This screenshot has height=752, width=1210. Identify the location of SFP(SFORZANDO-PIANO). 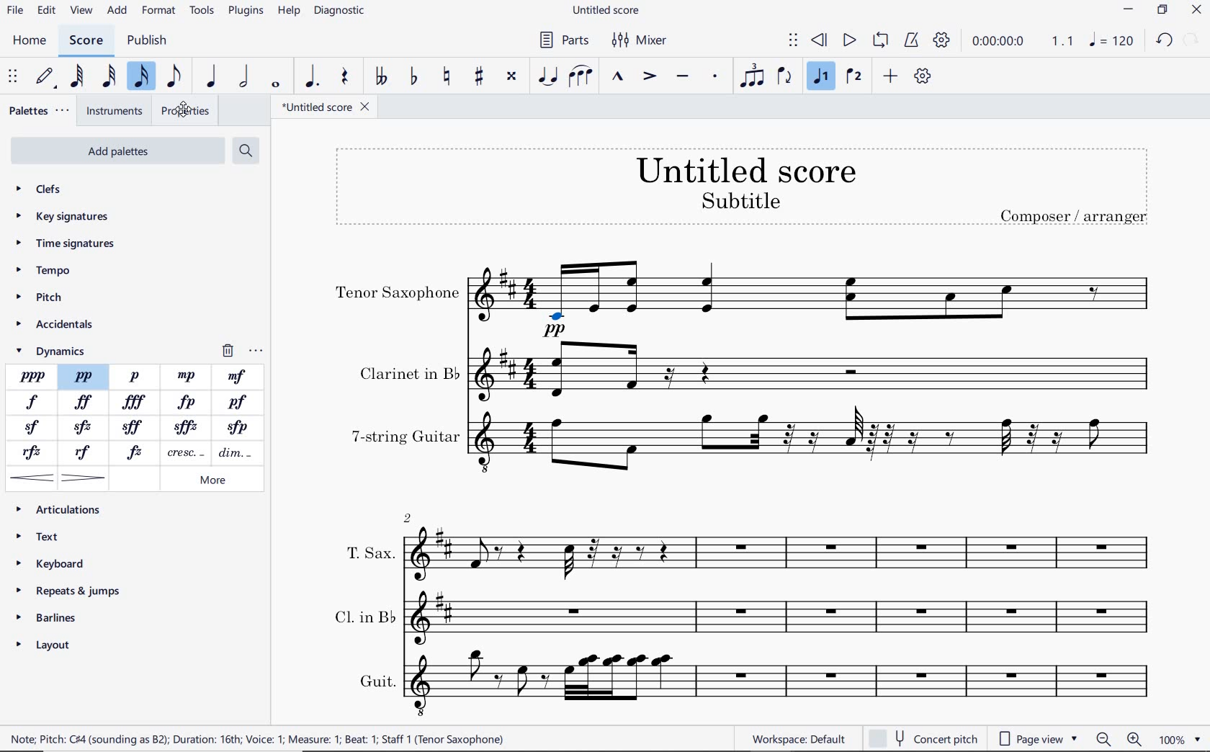
(234, 428).